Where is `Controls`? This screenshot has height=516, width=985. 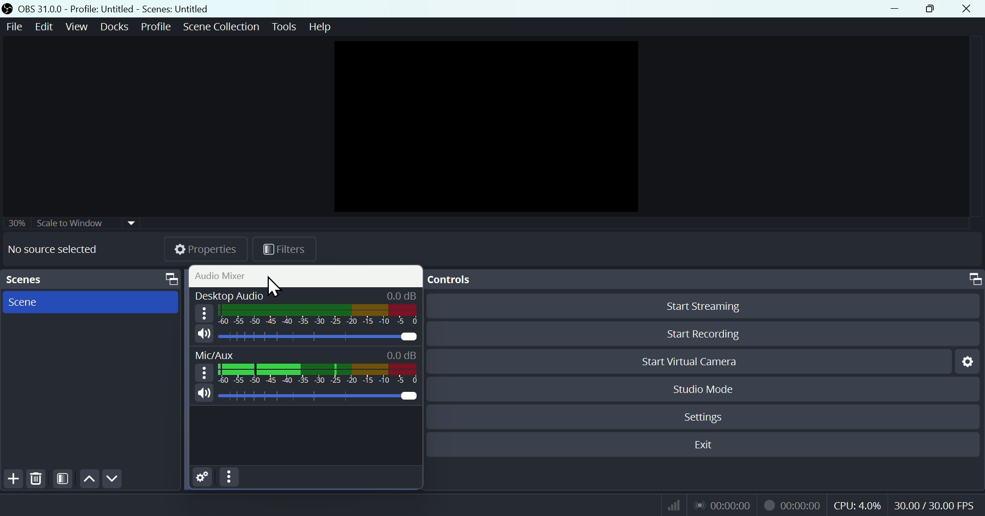 Controls is located at coordinates (705, 280).